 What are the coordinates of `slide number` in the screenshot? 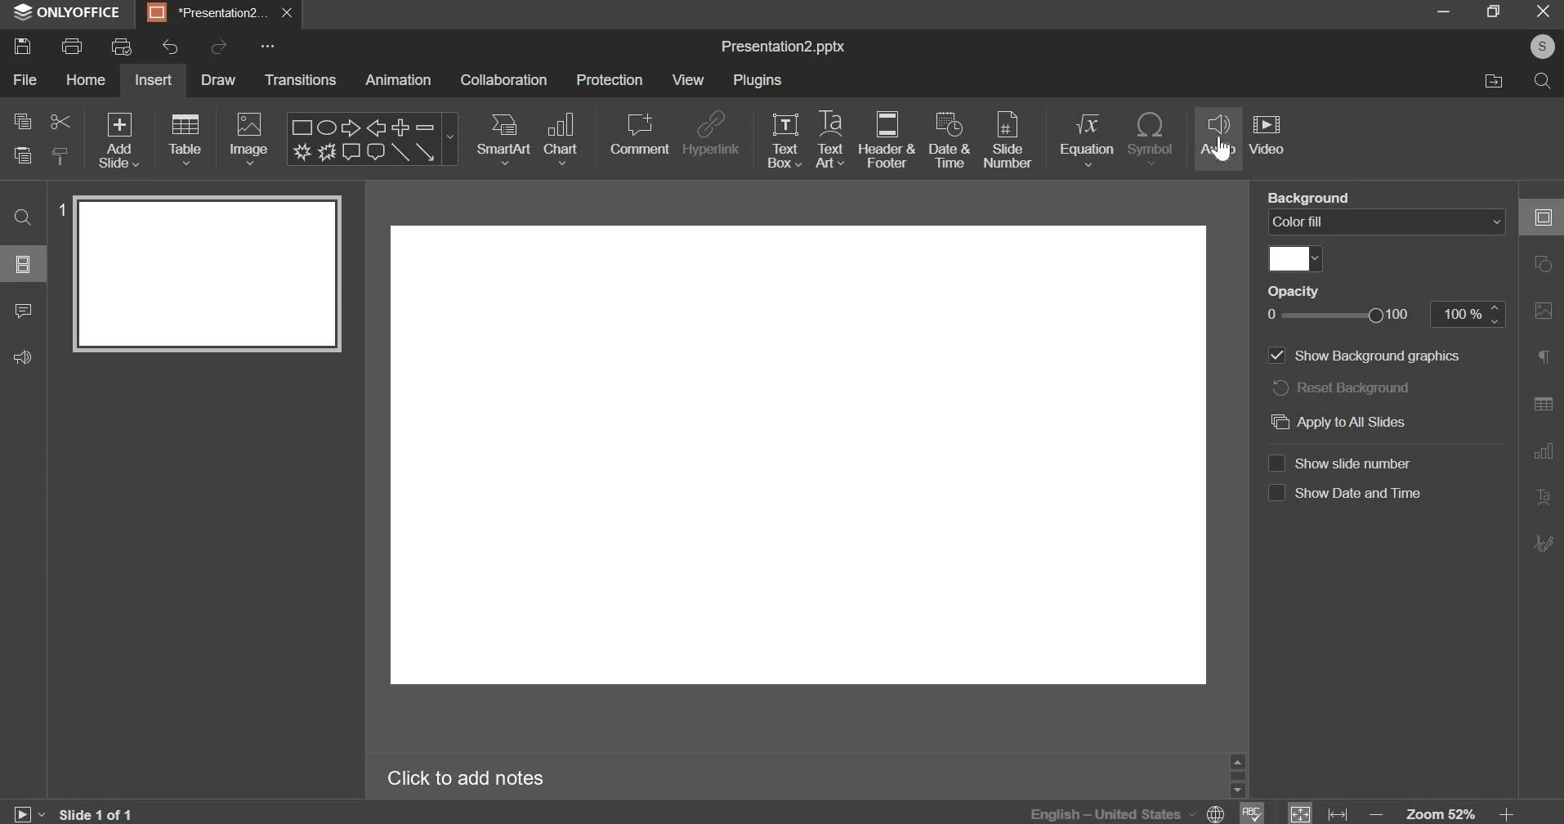 It's located at (60, 209).